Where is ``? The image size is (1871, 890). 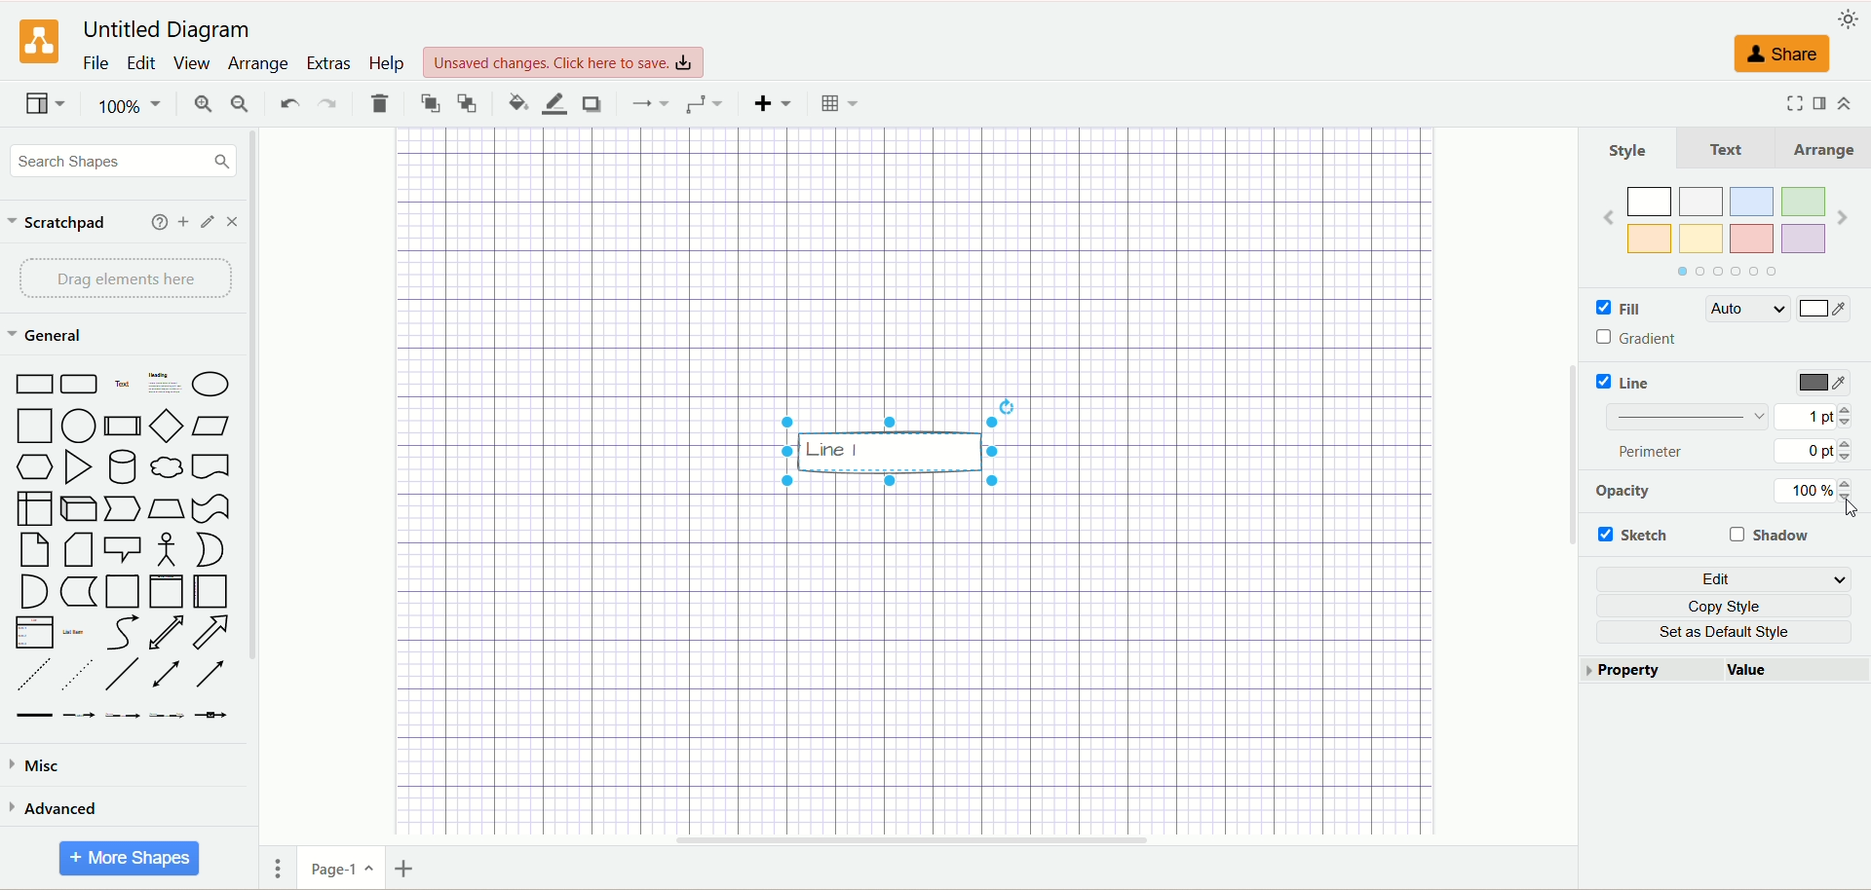
 is located at coordinates (890, 444).